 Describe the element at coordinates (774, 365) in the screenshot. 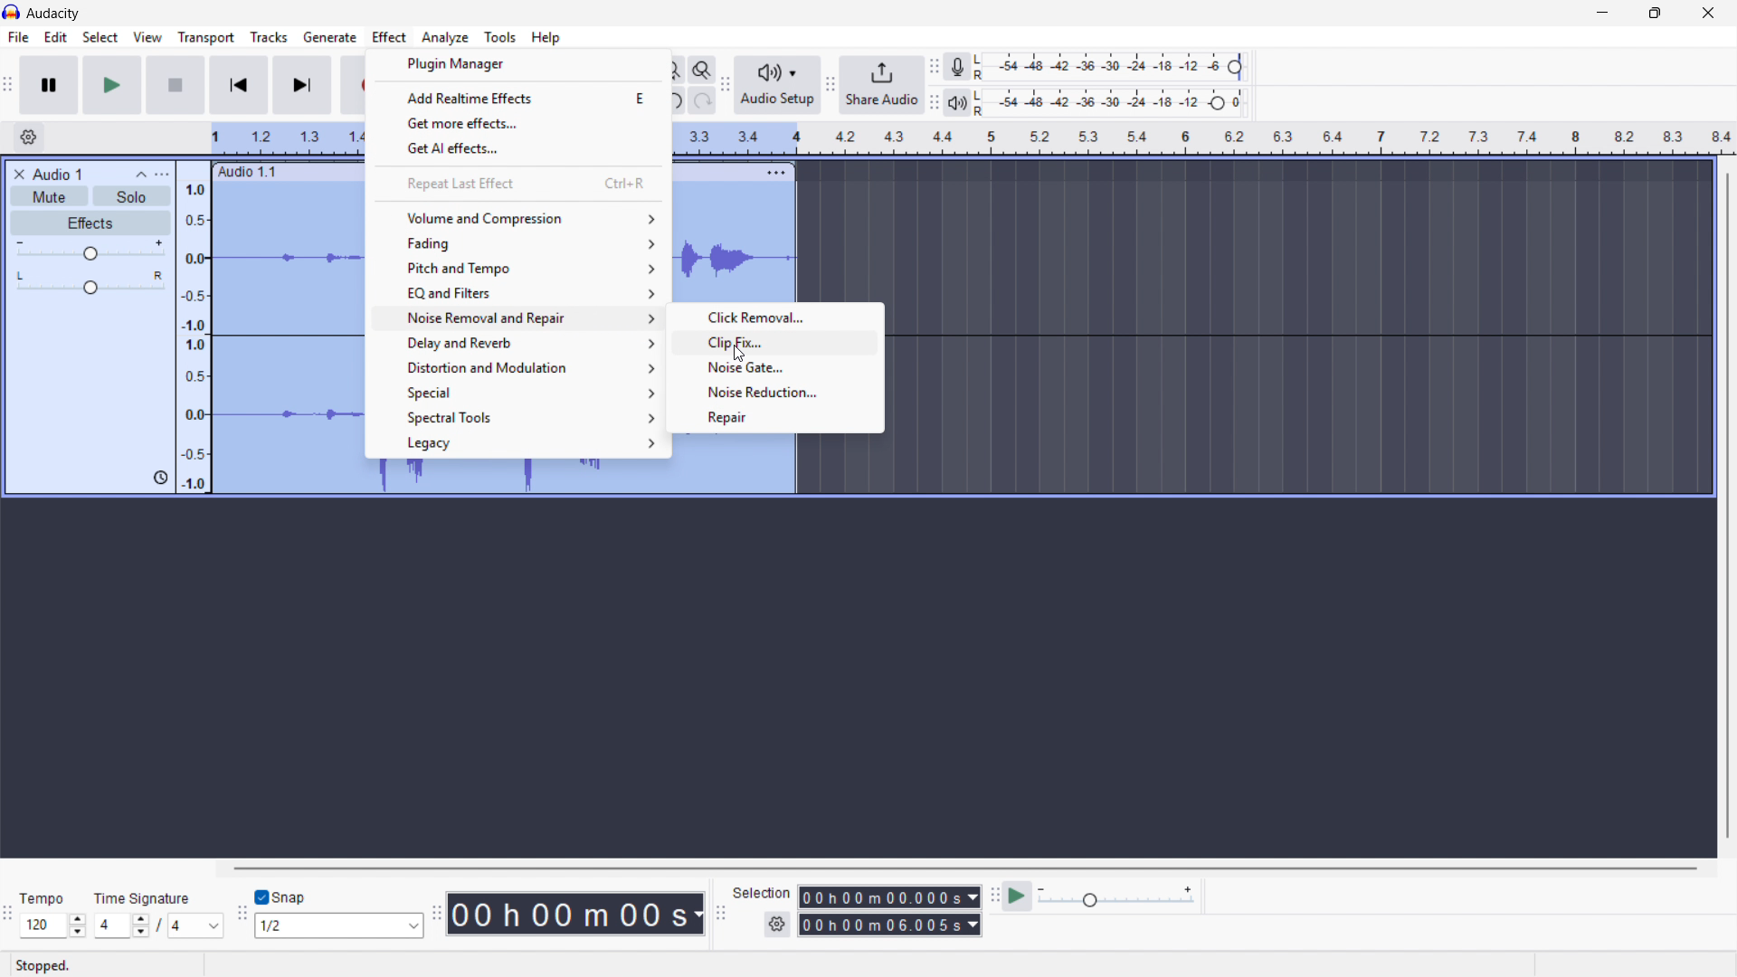

I see `Noise gate` at that location.